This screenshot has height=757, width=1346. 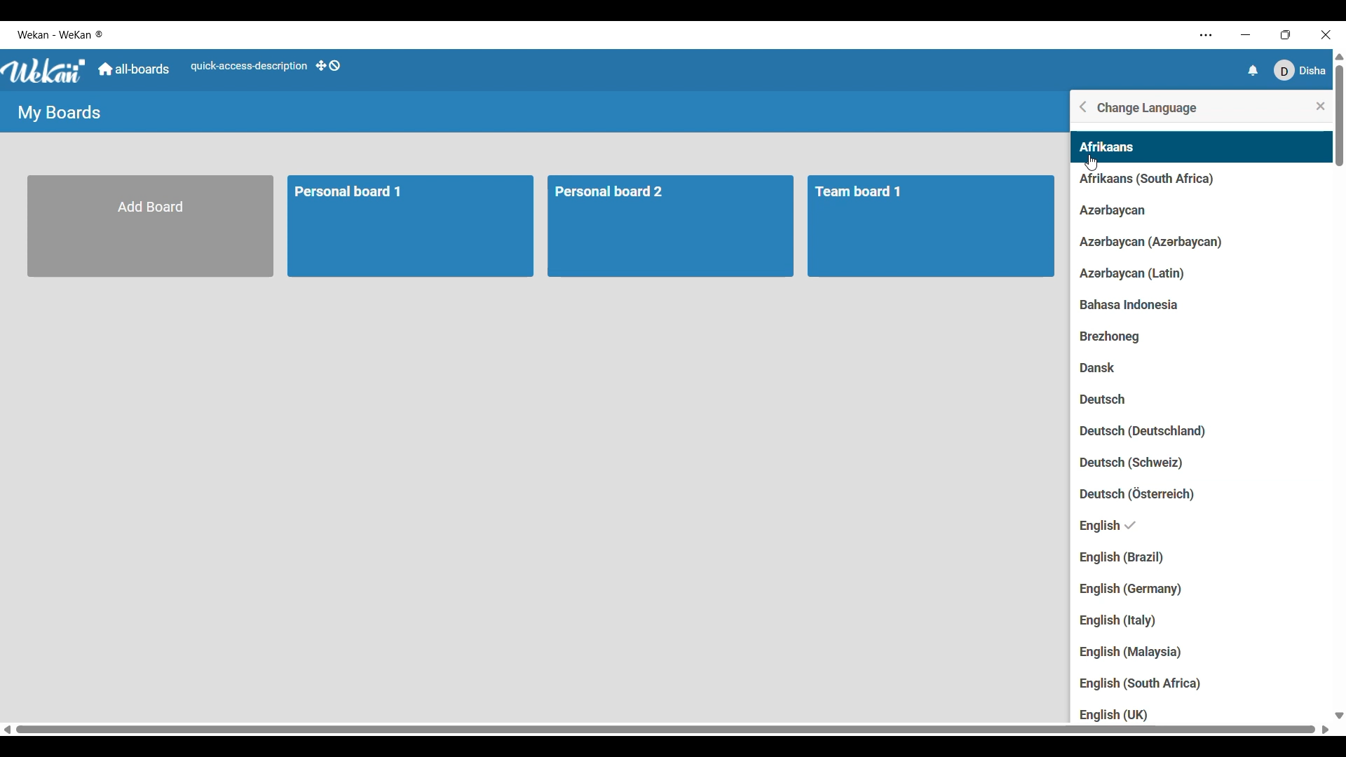 I want to click on Deutsch (Osterreich), so click(x=1146, y=493).